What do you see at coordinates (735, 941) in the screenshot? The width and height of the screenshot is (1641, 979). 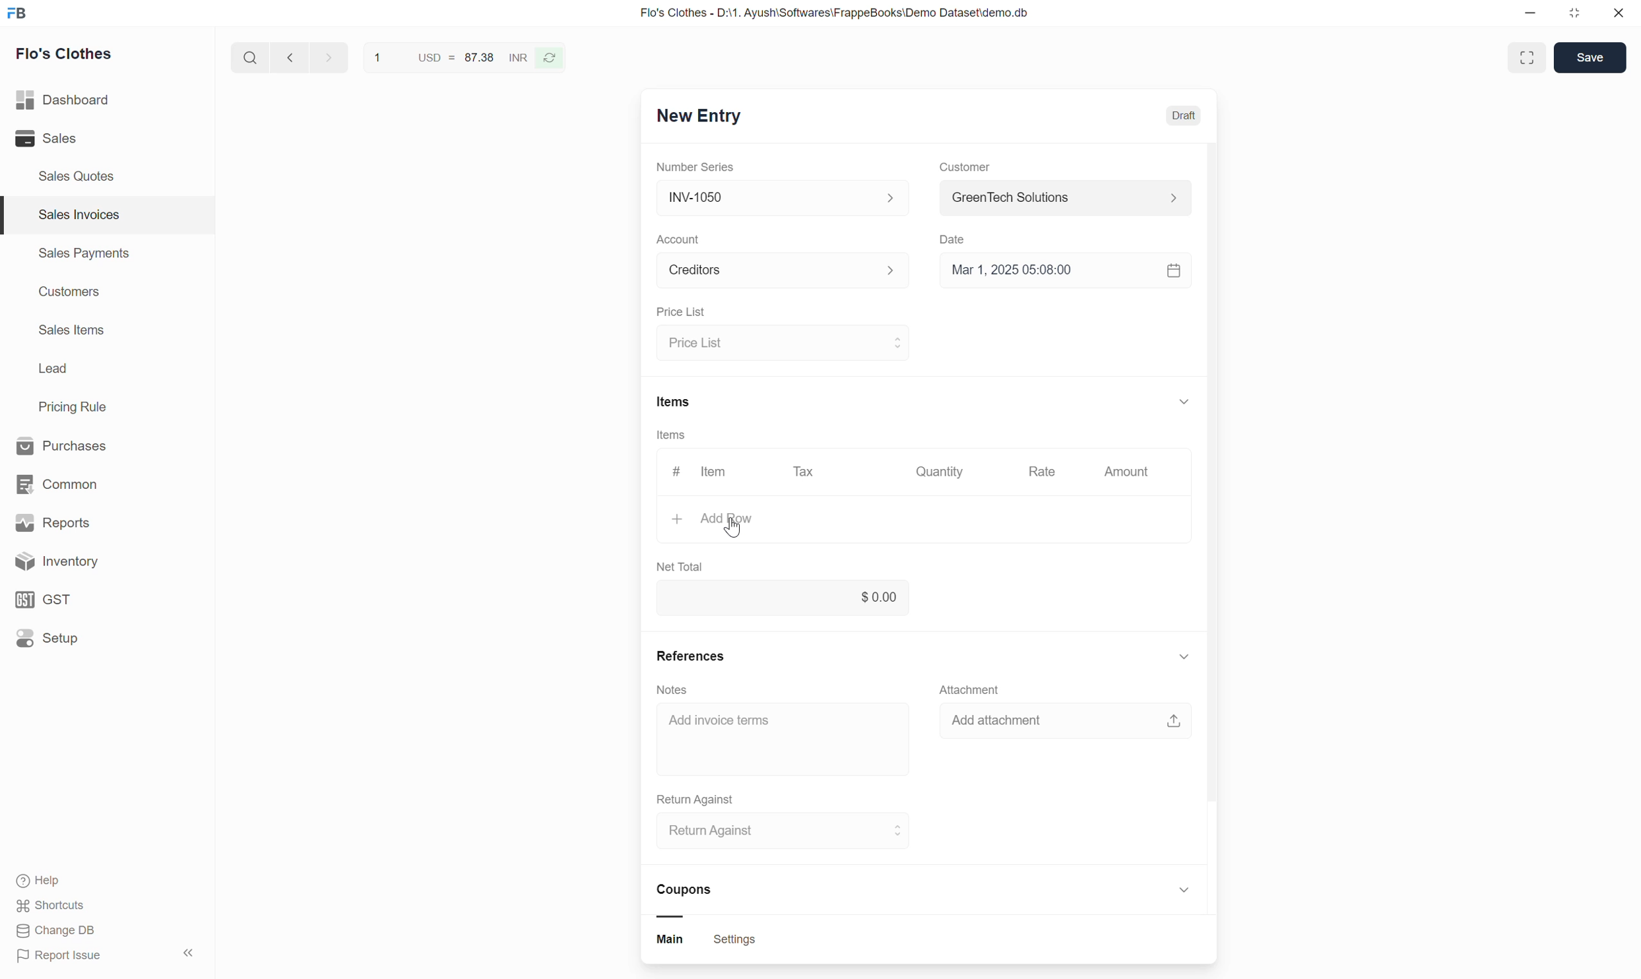 I see `settings` at bounding box center [735, 941].